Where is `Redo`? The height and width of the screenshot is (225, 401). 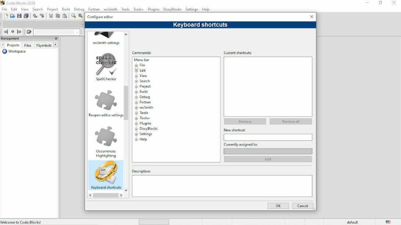
Redo is located at coordinates (43, 16).